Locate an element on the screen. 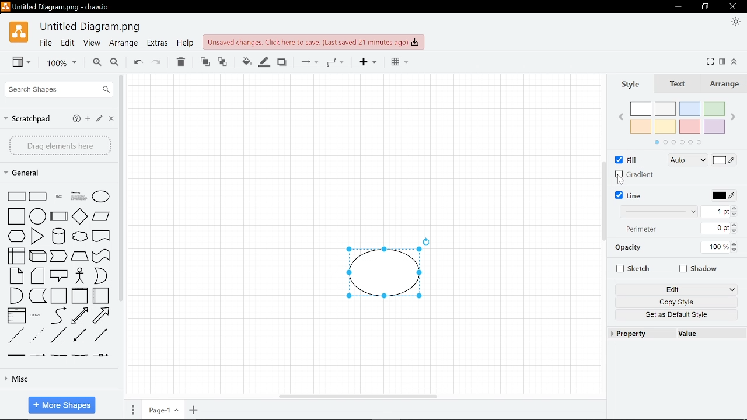 The height and width of the screenshot is (420, 747). Close is located at coordinates (732, 7).